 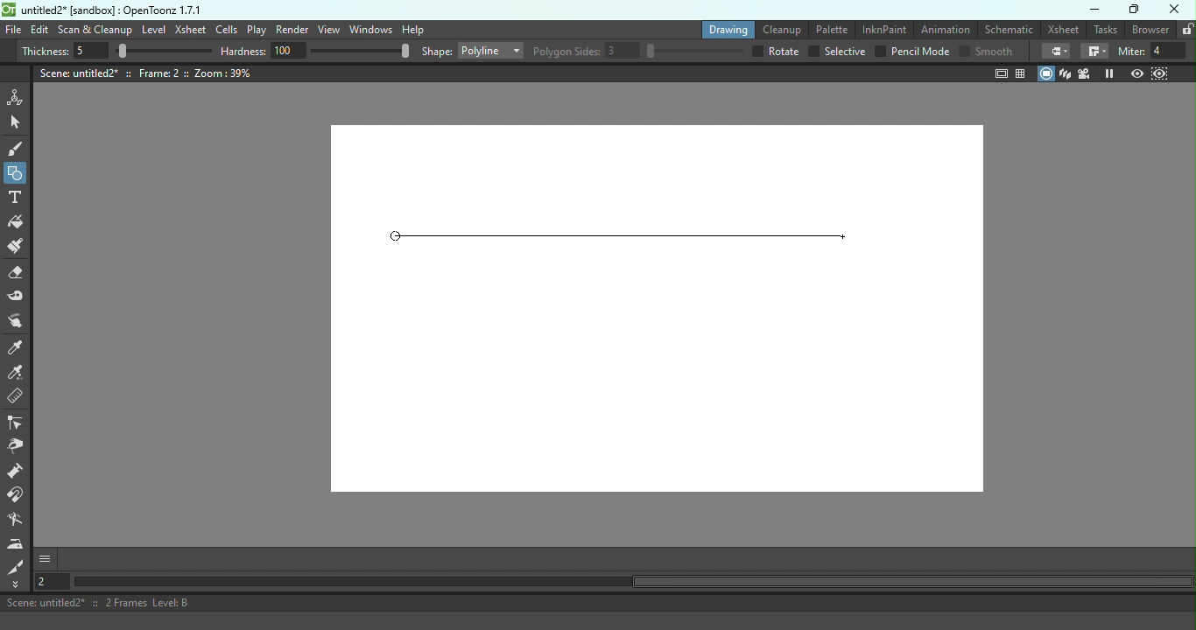 I want to click on Palette, so click(x=828, y=30).